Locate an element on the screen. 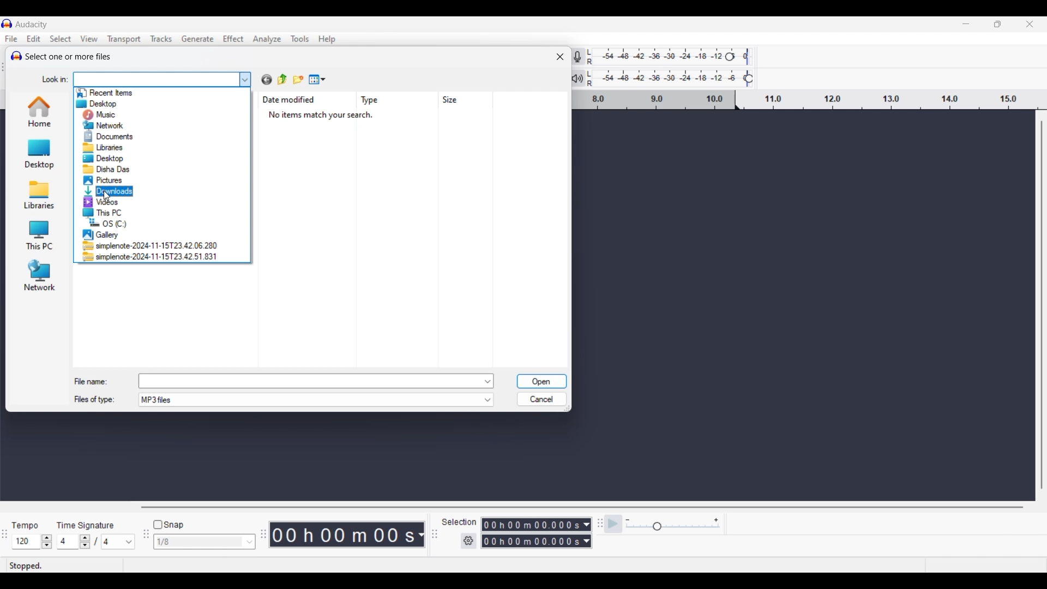 The image size is (1047, 589). Recording level is located at coordinates (676, 58).